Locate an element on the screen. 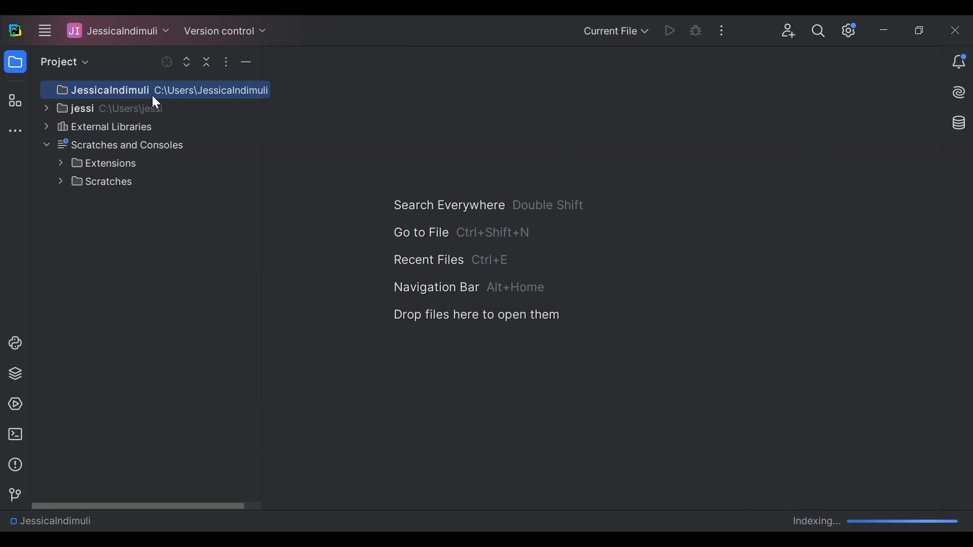 Image resolution: width=973 pixels, height=547 pixels. Drop Files here to open them is located at coordinates (475, 315).